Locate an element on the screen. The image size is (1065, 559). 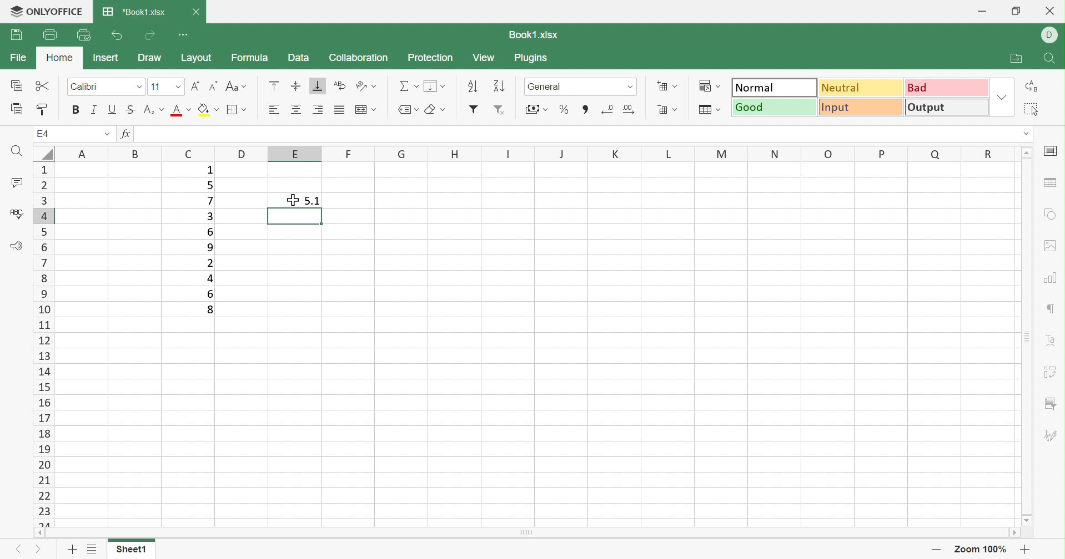
Strikethrough is located at coordinates (133, 110).